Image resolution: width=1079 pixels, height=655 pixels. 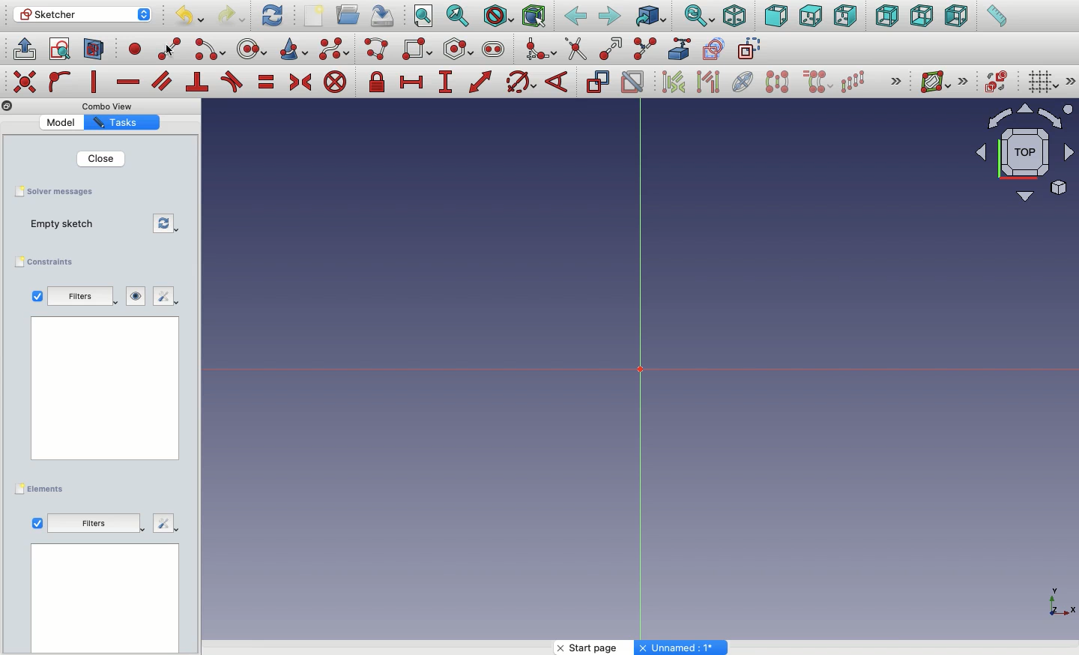 What do you see at coordinates (614, 47) in the screenshot?
I see `Extend edge` at bounding box center [614, 47].